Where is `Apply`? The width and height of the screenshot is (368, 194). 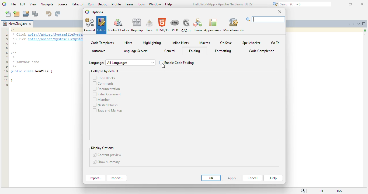
Apply is located at coordinates (232, 178).